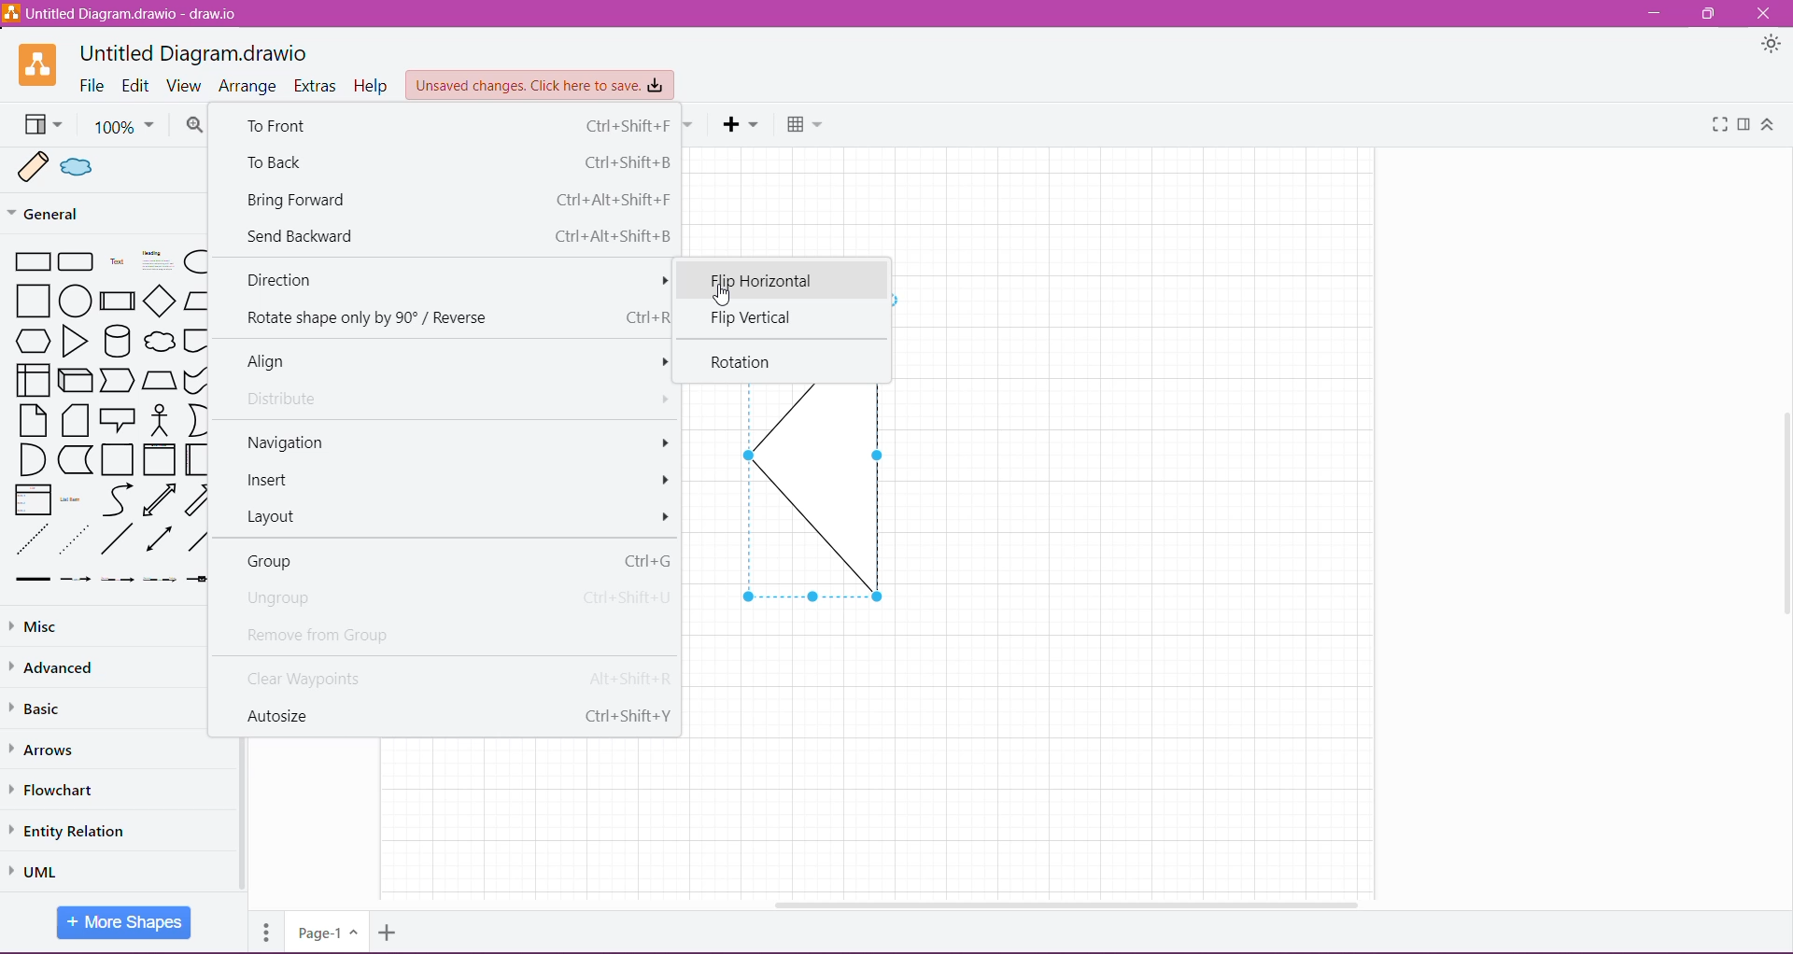 The width and height of the screenshot is (1793, 954). I want to click on Appearance, so click(1771, 47).